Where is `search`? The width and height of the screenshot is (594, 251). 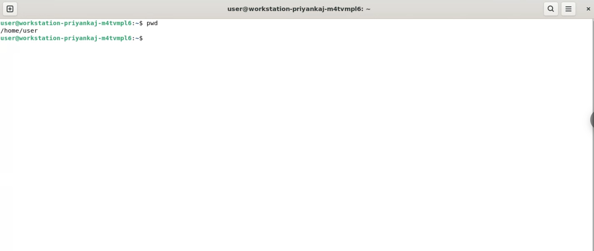
search is located at coordinates (550, 9).